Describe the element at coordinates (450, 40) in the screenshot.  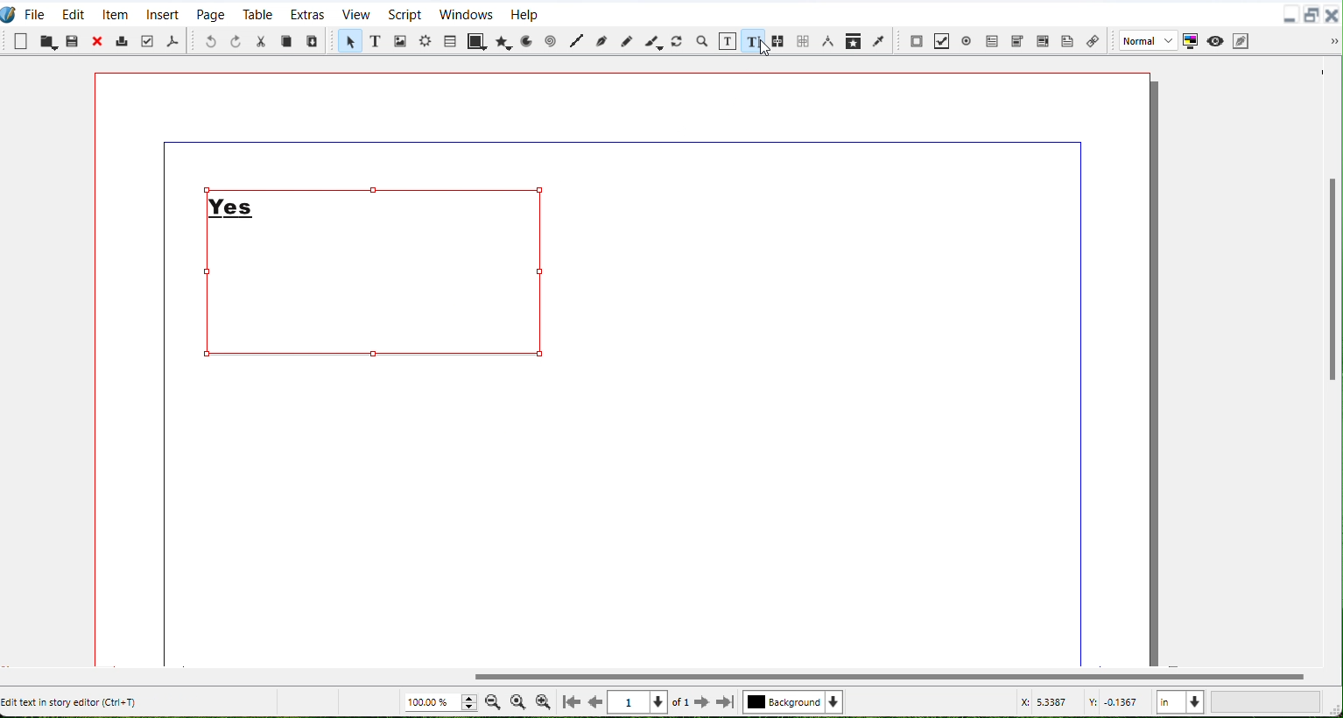
I see `Table` at that location.